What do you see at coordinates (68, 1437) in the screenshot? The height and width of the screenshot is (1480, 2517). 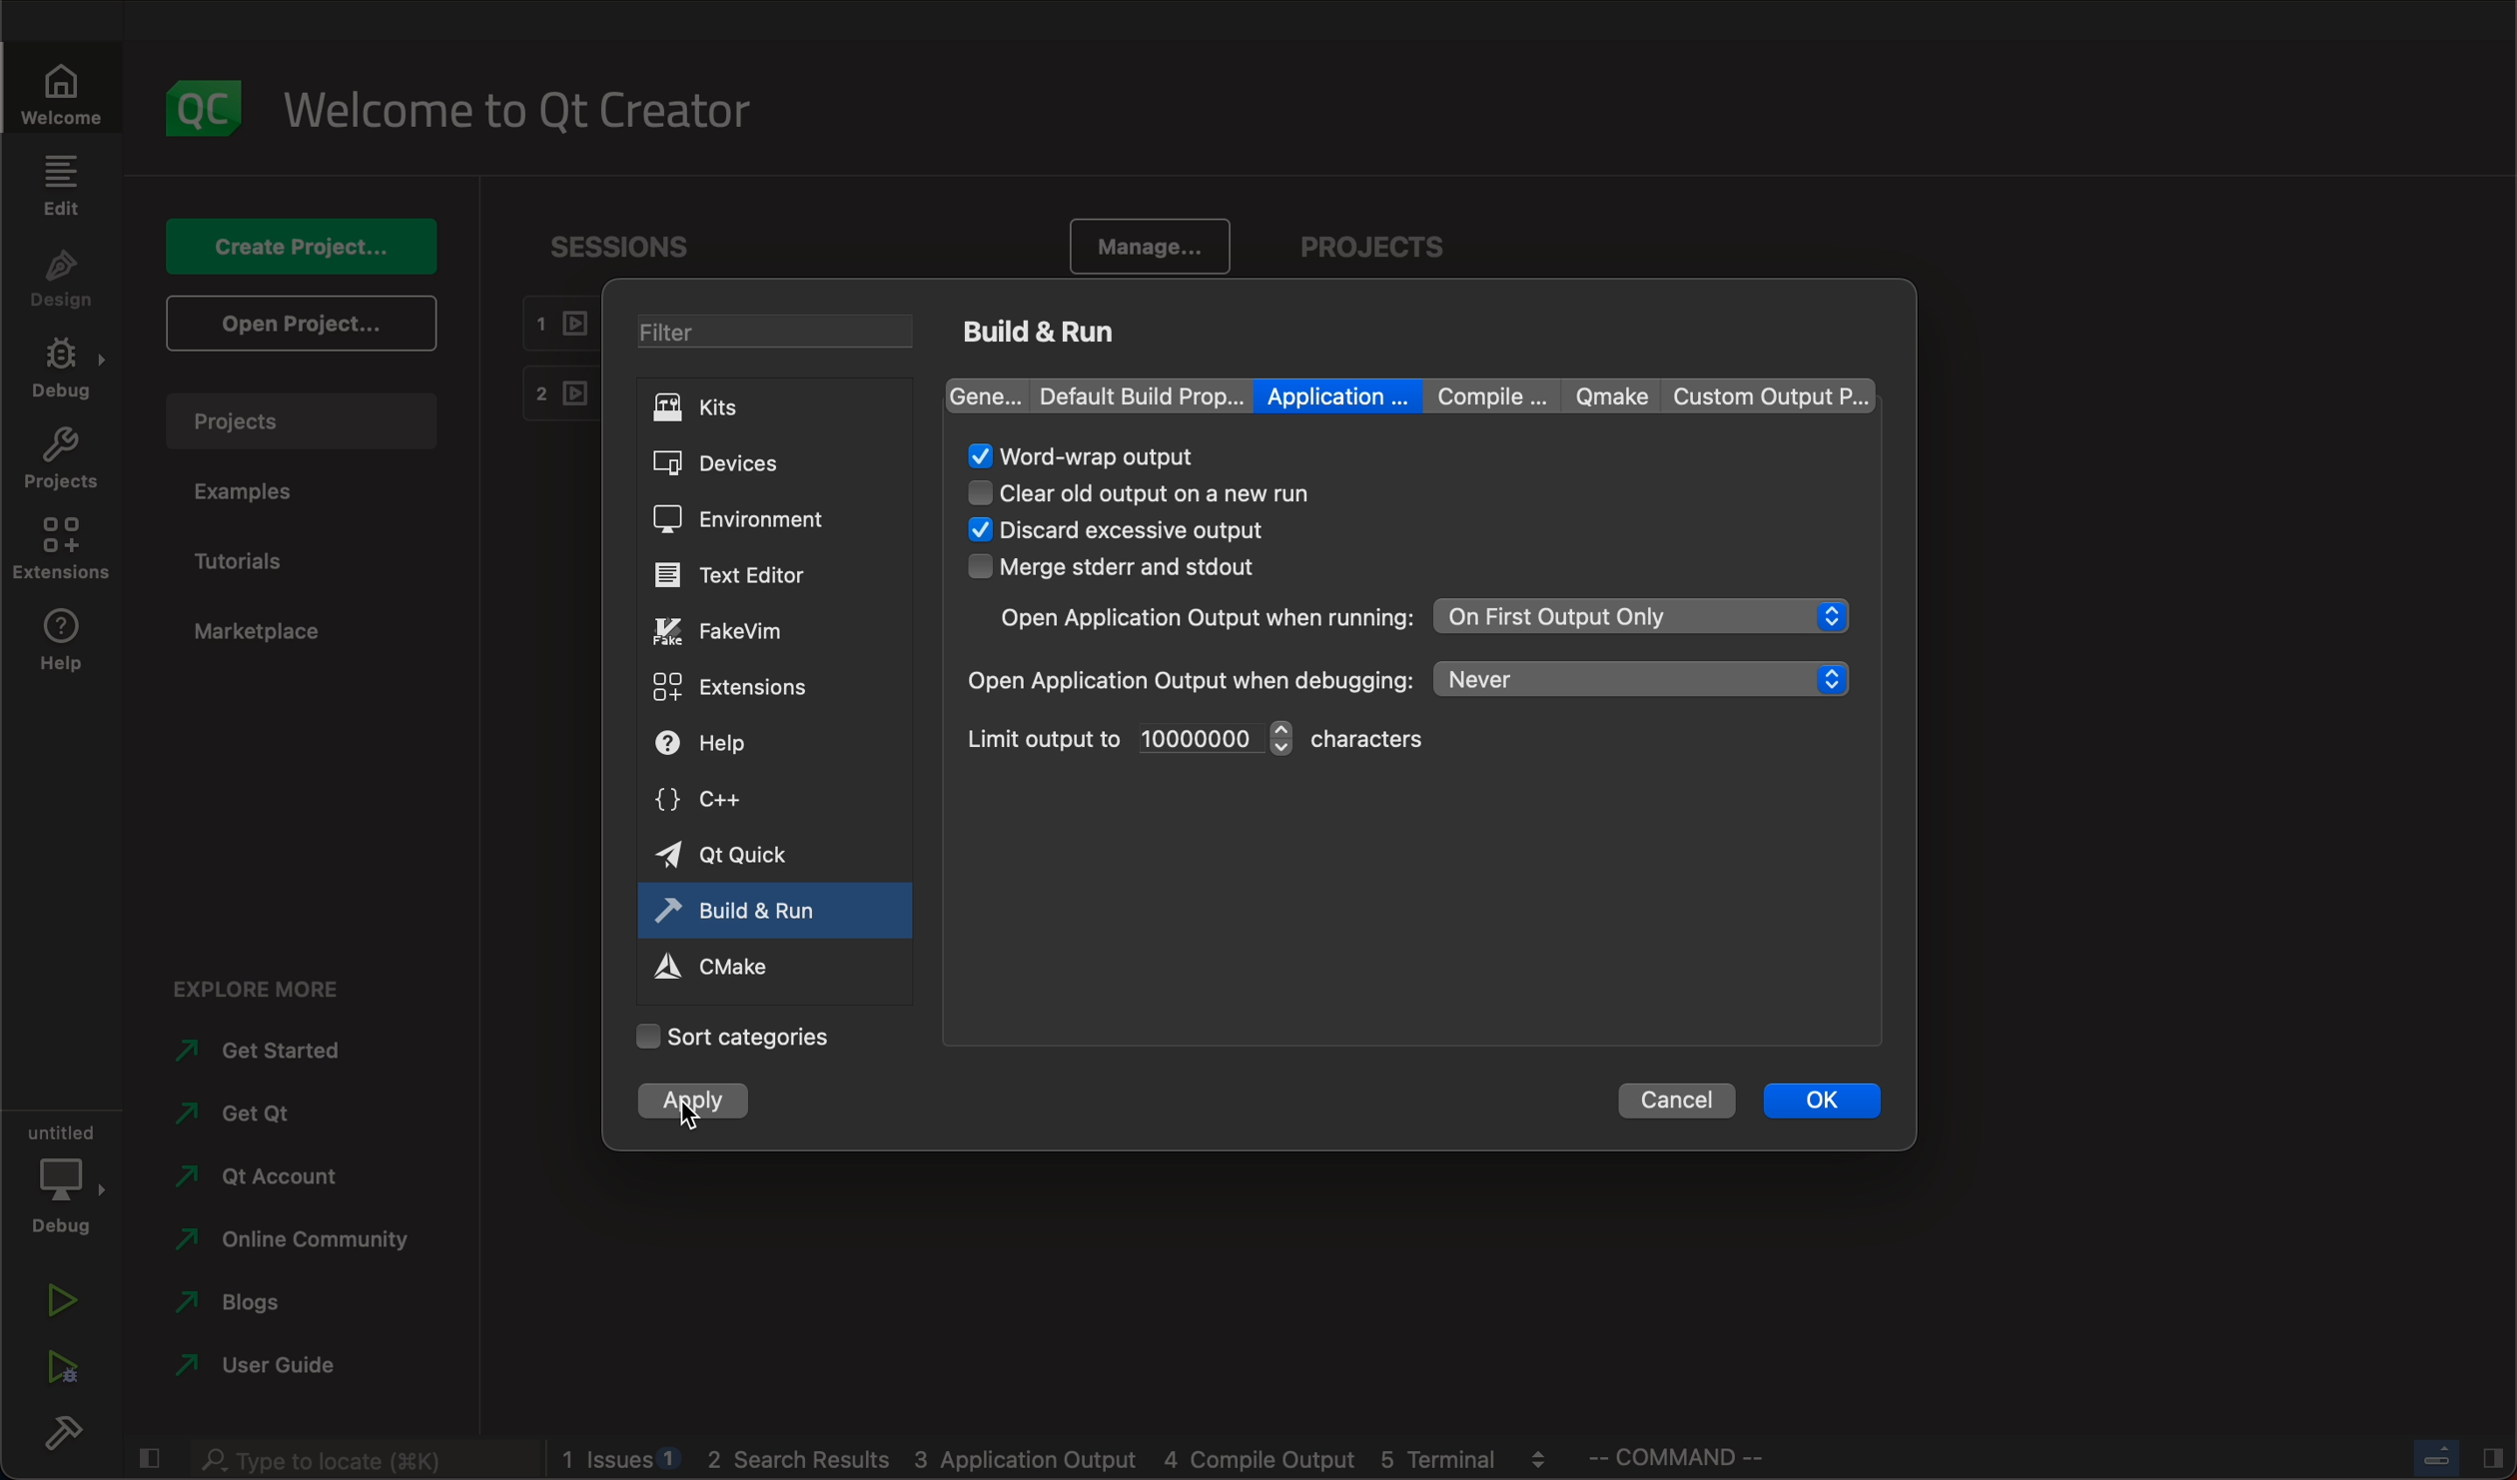 I see `build` at bounding box center [68, 1437].